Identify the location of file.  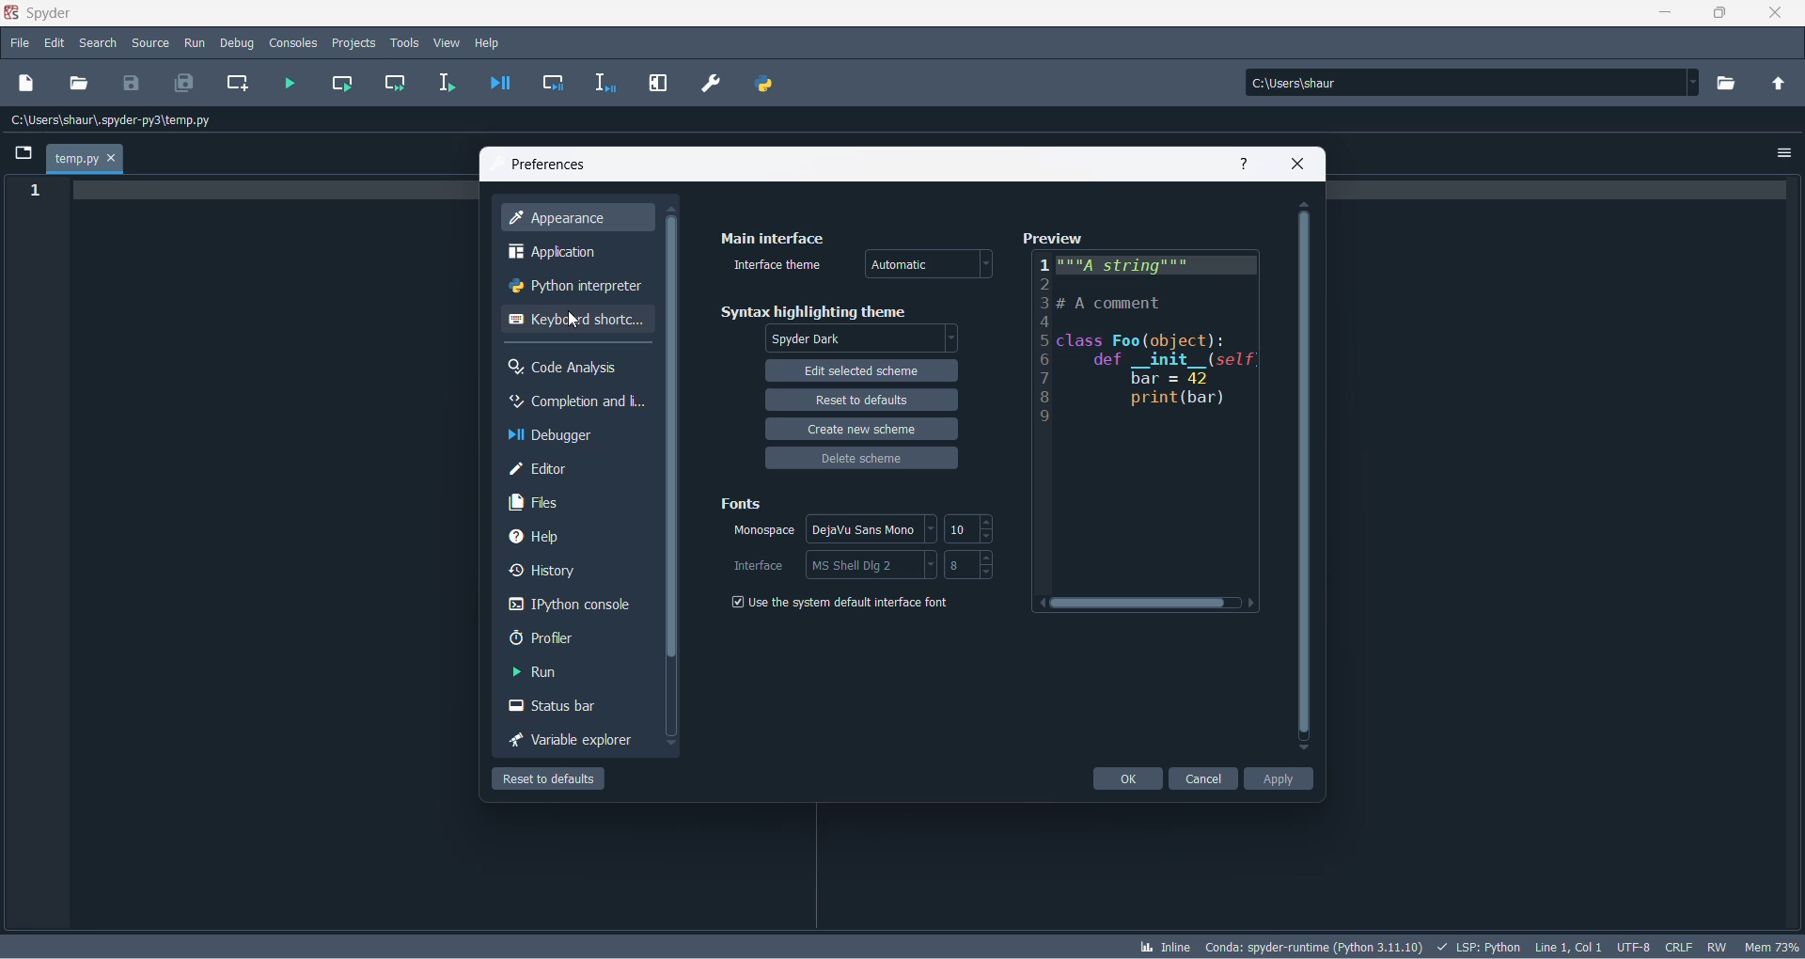
(22, 41).